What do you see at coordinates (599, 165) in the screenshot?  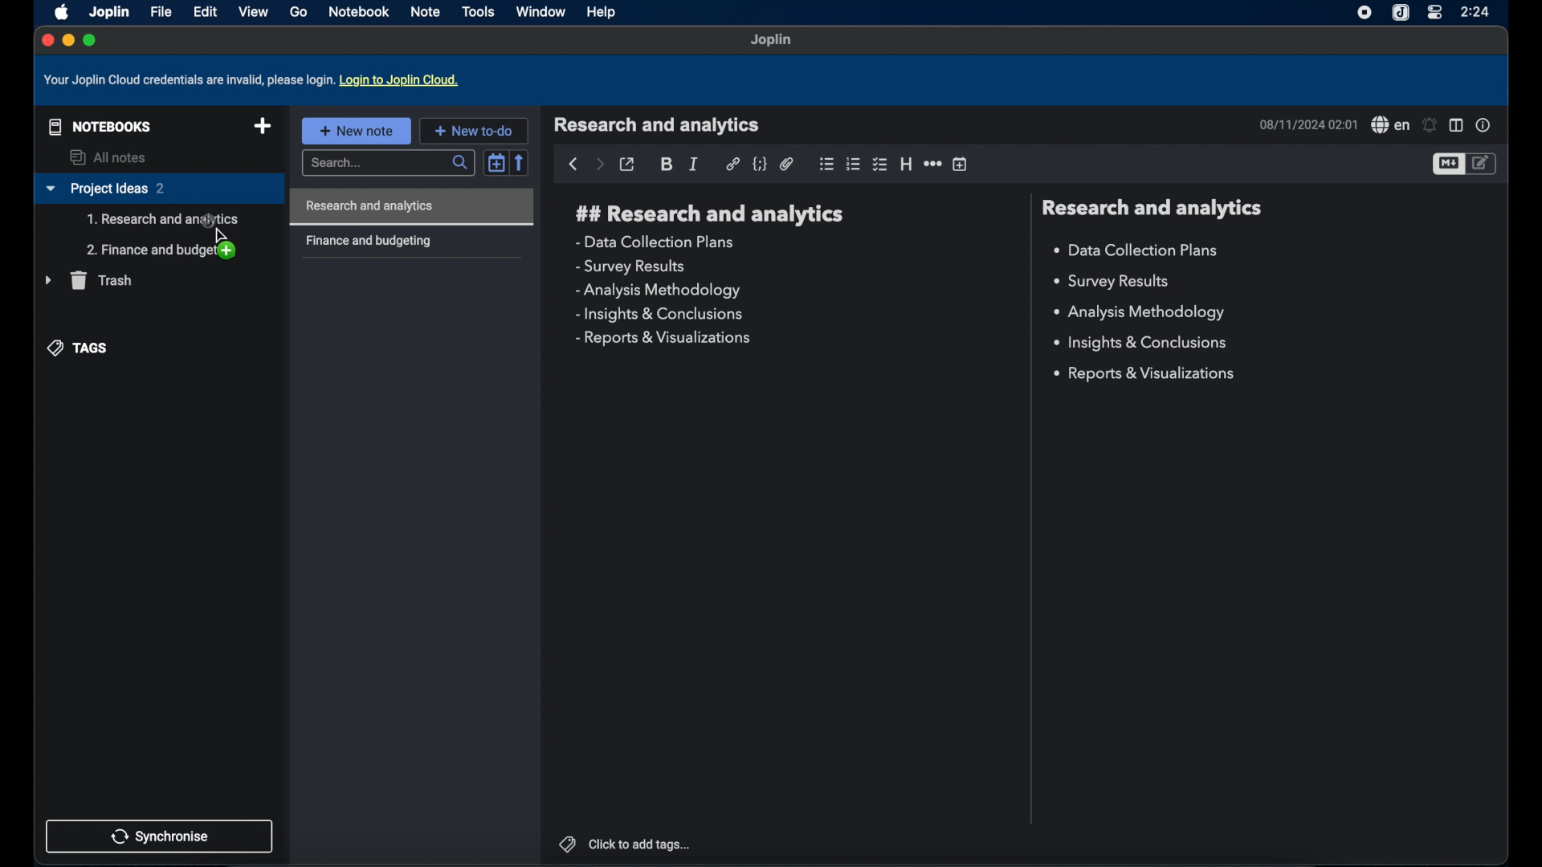 I see `forward` at bounding box center [599, 165].